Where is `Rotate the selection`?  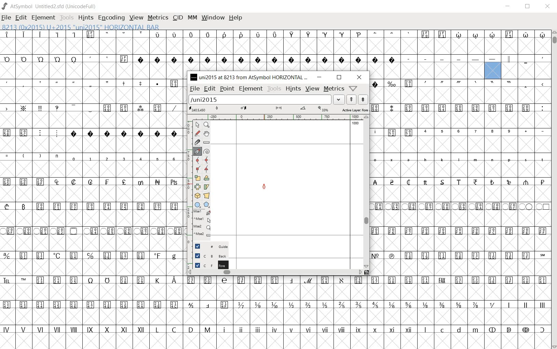 Rotate the selection is located at coordinates (207, 187).